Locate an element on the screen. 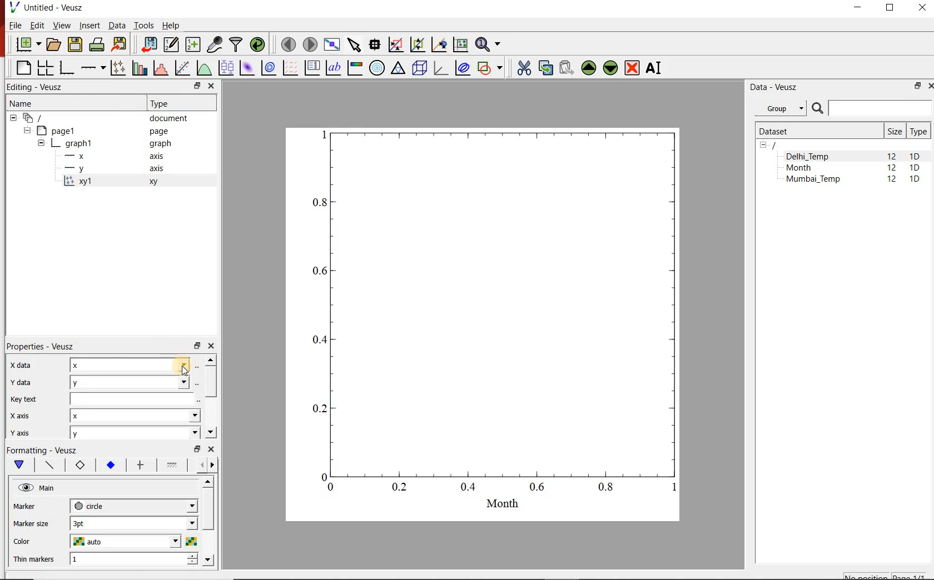 The width and height of the screenshot is (934, 580). restore is located at coordinates (198, 86).